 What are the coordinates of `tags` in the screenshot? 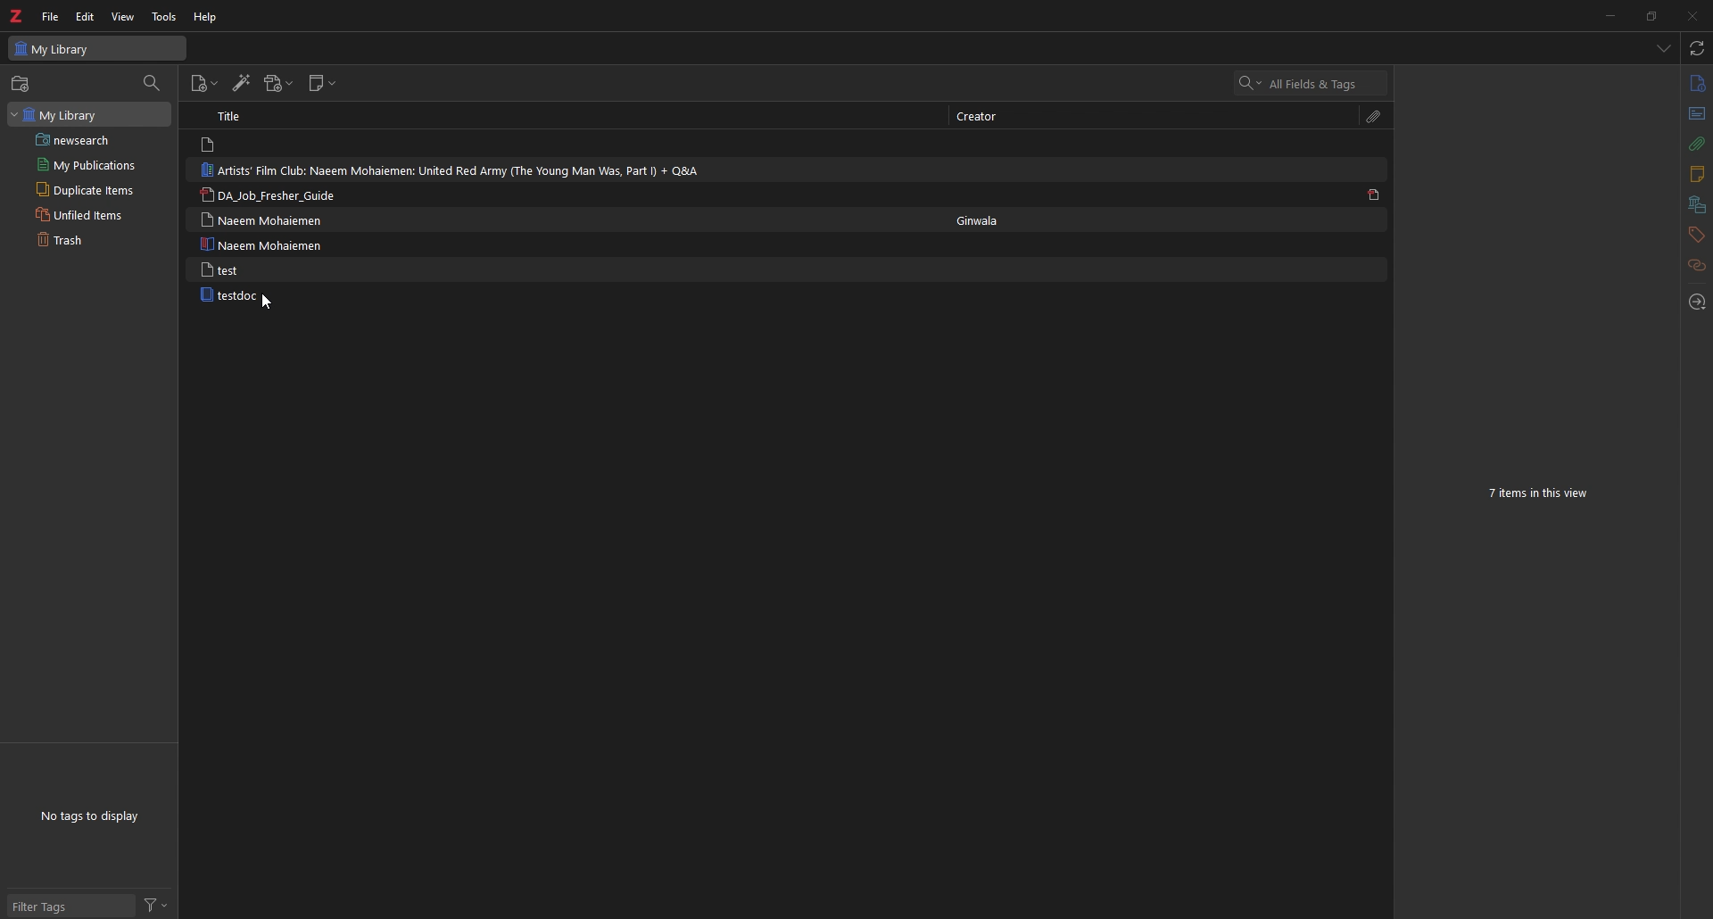 It's located at (1695, 235).